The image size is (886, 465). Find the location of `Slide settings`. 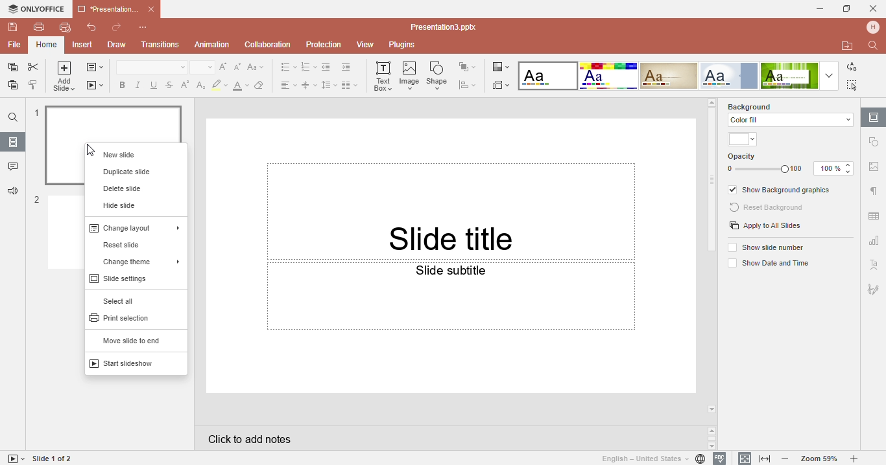

Slide settings is located at coordinates (874, 117).